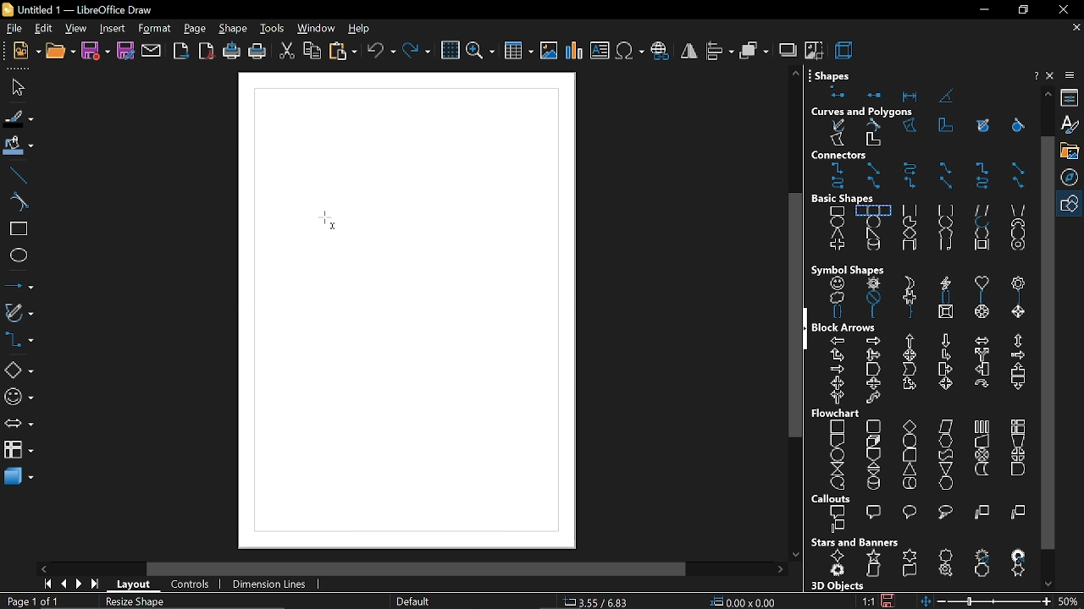 The image size is (1084, 609). Describe the element at coordinates (924, 134) in the screenshot. I see `curves and polygons` at that location.